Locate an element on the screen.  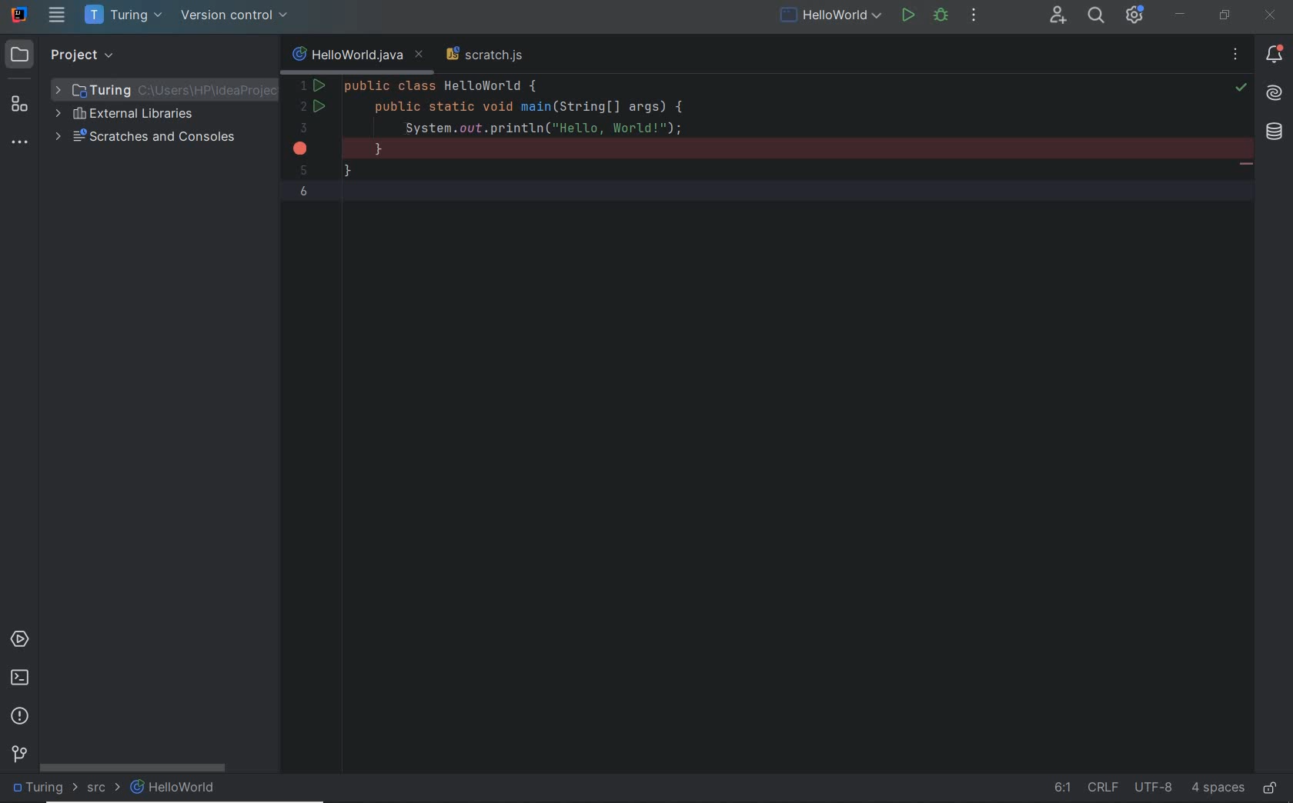
main menu is located at coordinates (57, 17).